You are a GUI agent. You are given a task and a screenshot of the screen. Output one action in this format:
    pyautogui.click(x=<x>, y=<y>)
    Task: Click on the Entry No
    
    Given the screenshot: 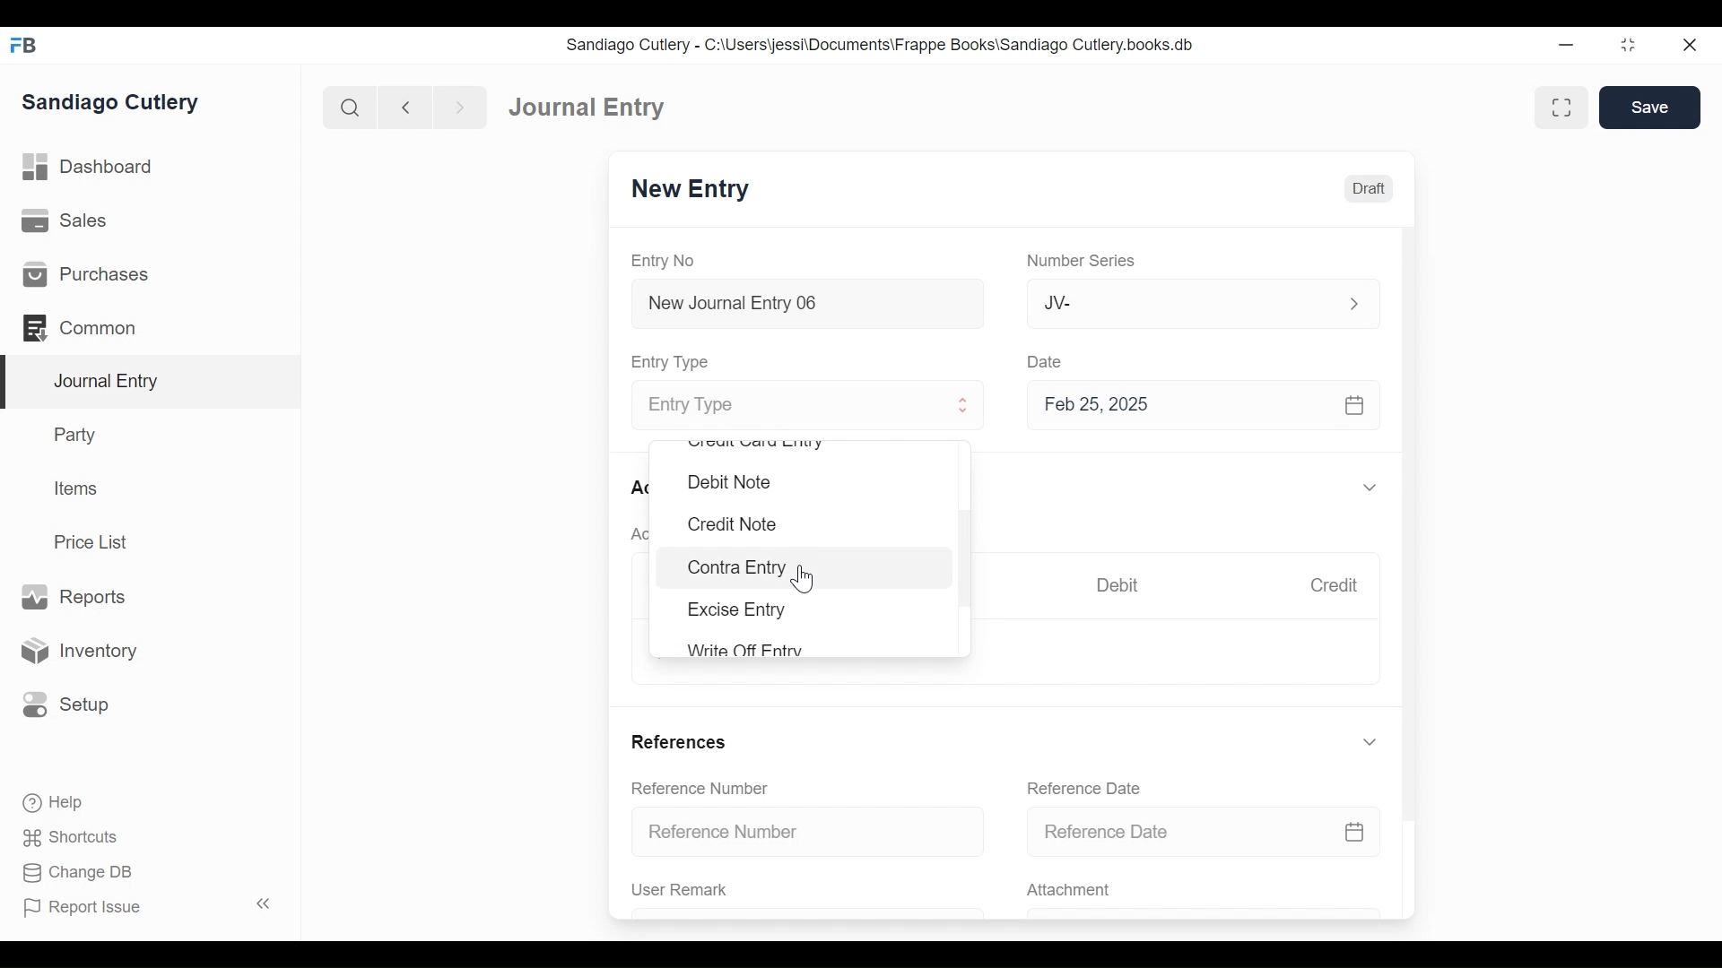 What is the action you would take?
    pyautogui.click(x=664, y=262)
    